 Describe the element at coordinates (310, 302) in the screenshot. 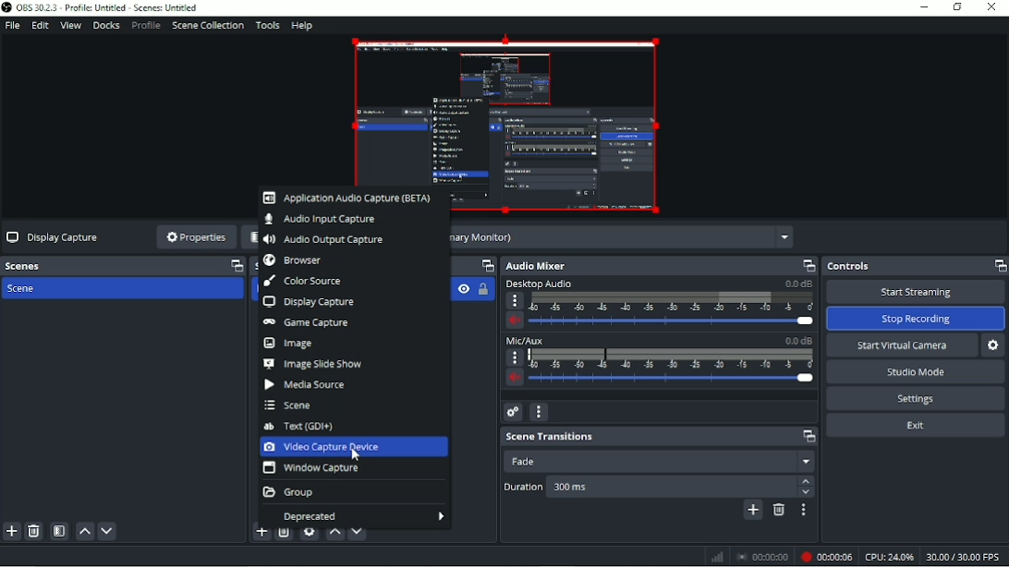

I see `Display capture` at that location.